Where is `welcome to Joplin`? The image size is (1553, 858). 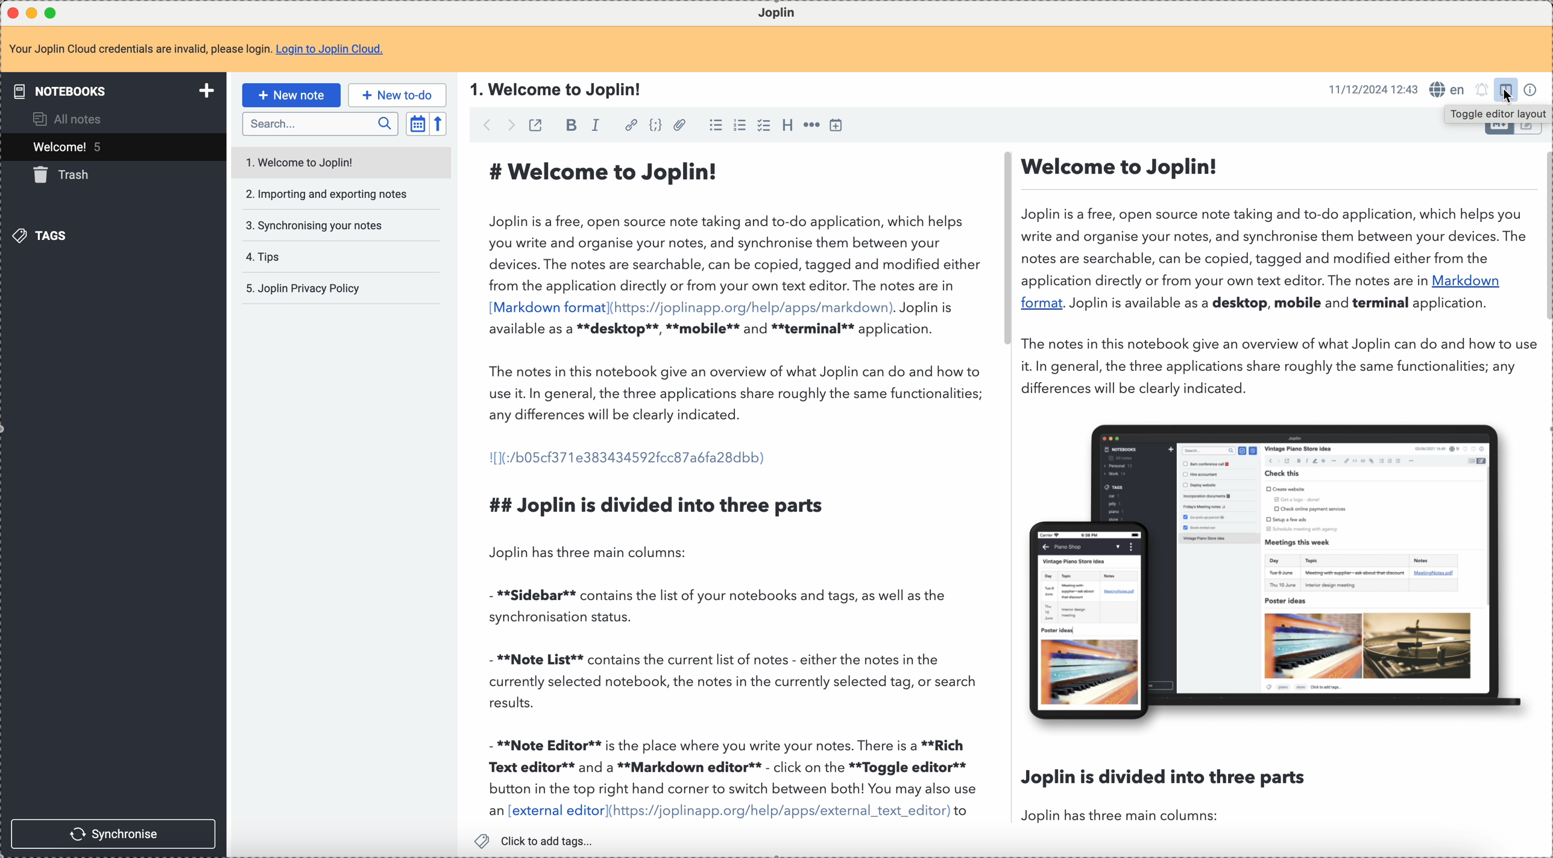 welcome to Joplin is located at coordinates (303, 160).